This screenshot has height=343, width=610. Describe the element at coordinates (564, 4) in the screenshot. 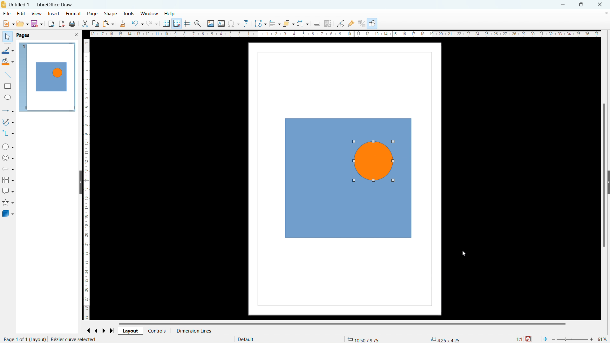

I see `minimize` at that location.